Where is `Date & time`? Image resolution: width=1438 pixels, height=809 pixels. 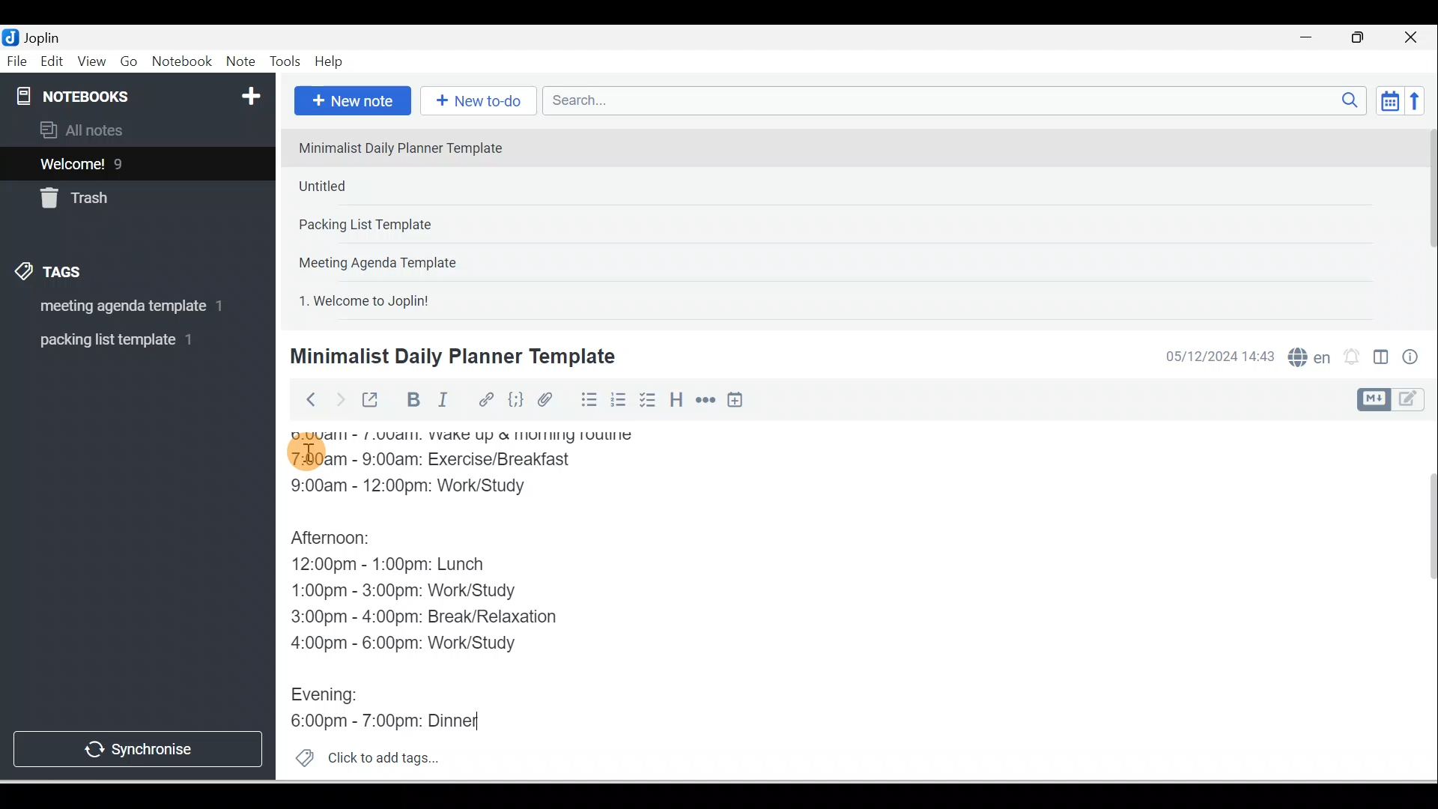 Date & time is located at coordinates (1217, 357).